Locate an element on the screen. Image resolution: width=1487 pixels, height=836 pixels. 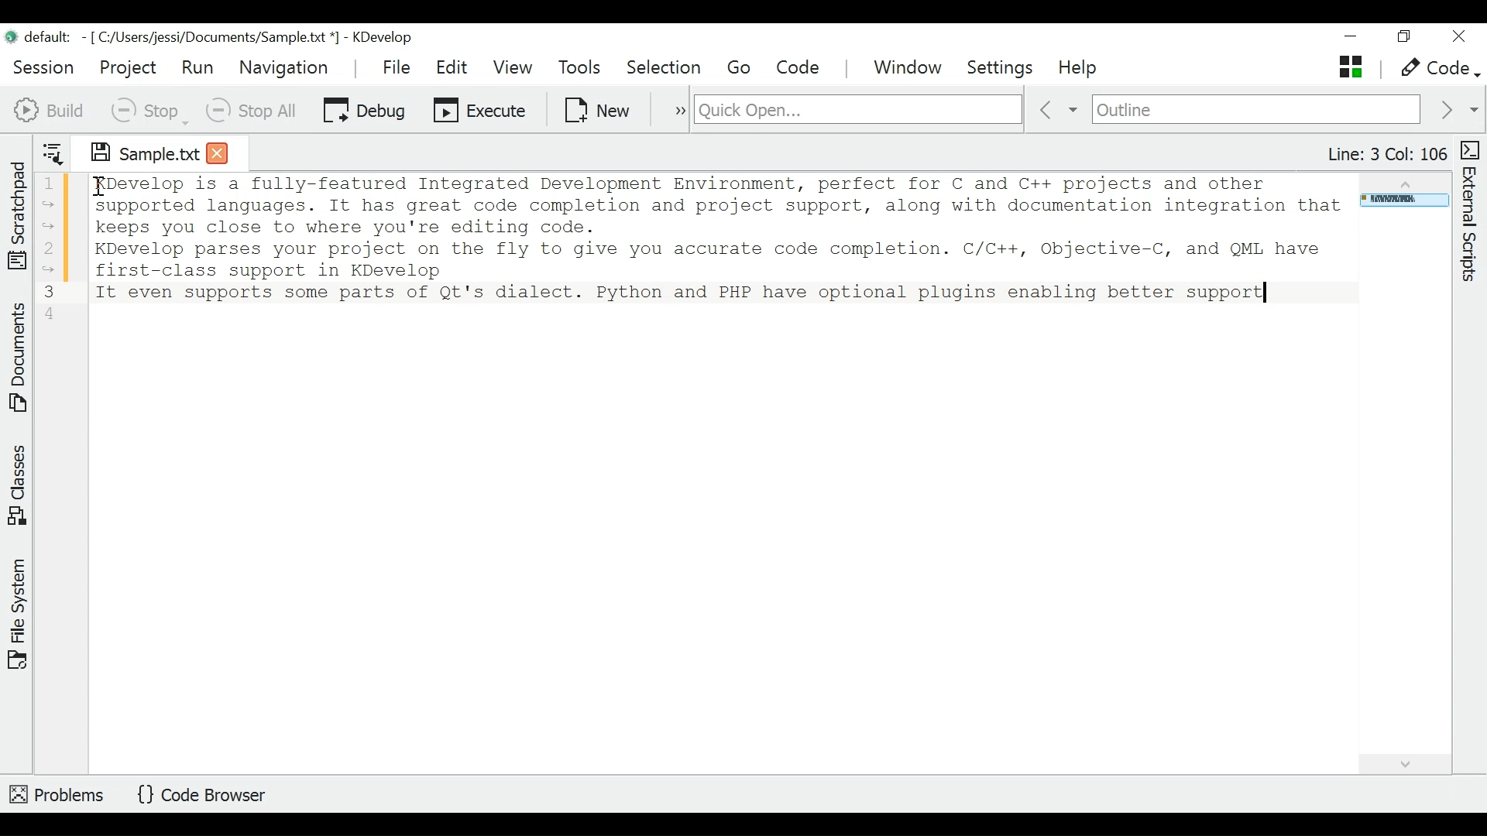
Outline is located at coordinates (1256, 111).